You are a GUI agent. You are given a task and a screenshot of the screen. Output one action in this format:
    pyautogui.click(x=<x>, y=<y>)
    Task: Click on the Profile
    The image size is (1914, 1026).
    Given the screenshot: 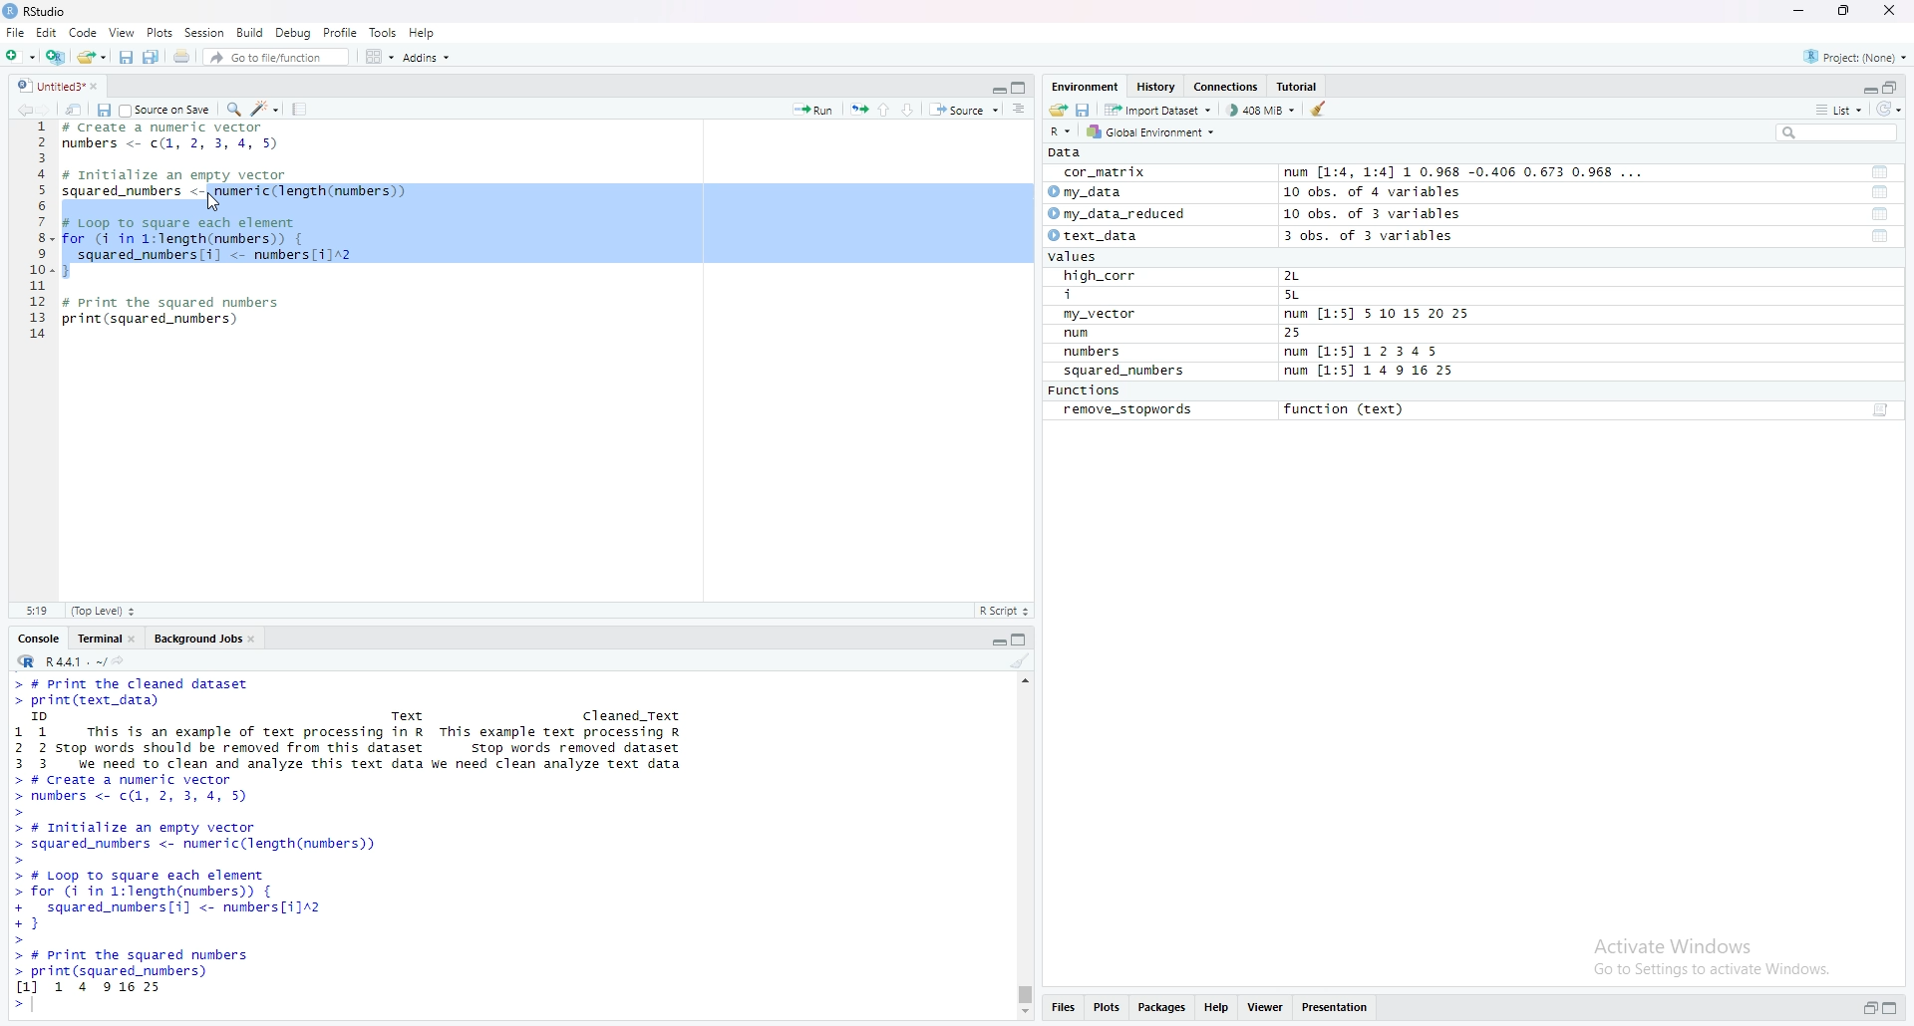 What is the action you would take?
    pyautogui.click(x=341, y=32)
    